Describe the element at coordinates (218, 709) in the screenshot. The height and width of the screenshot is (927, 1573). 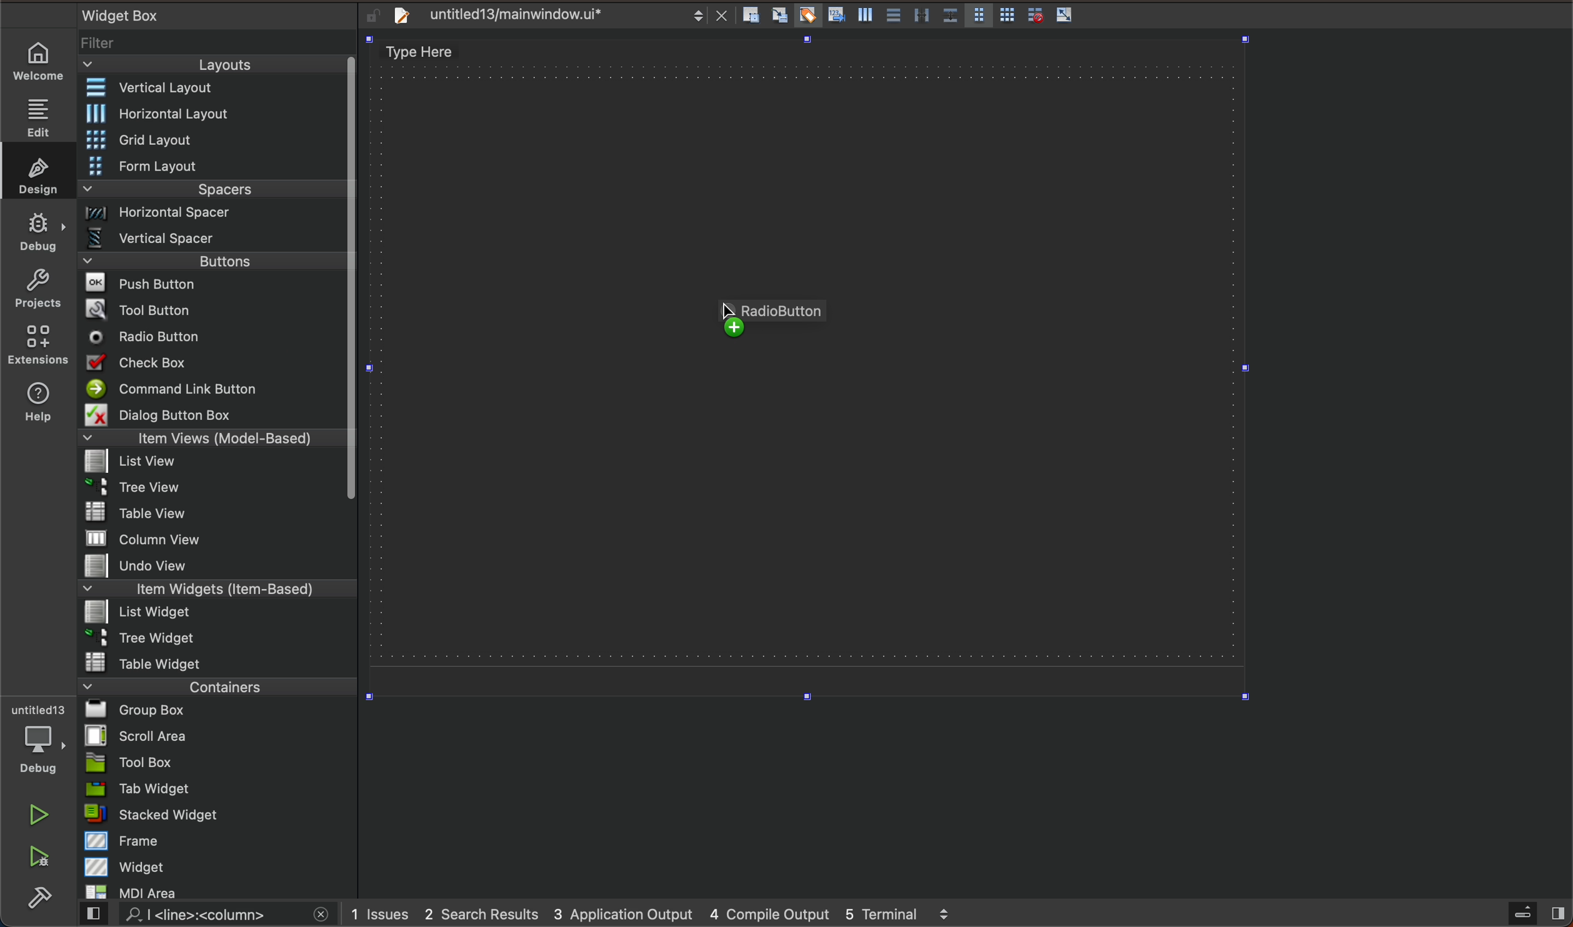
I see `group box` at that location.